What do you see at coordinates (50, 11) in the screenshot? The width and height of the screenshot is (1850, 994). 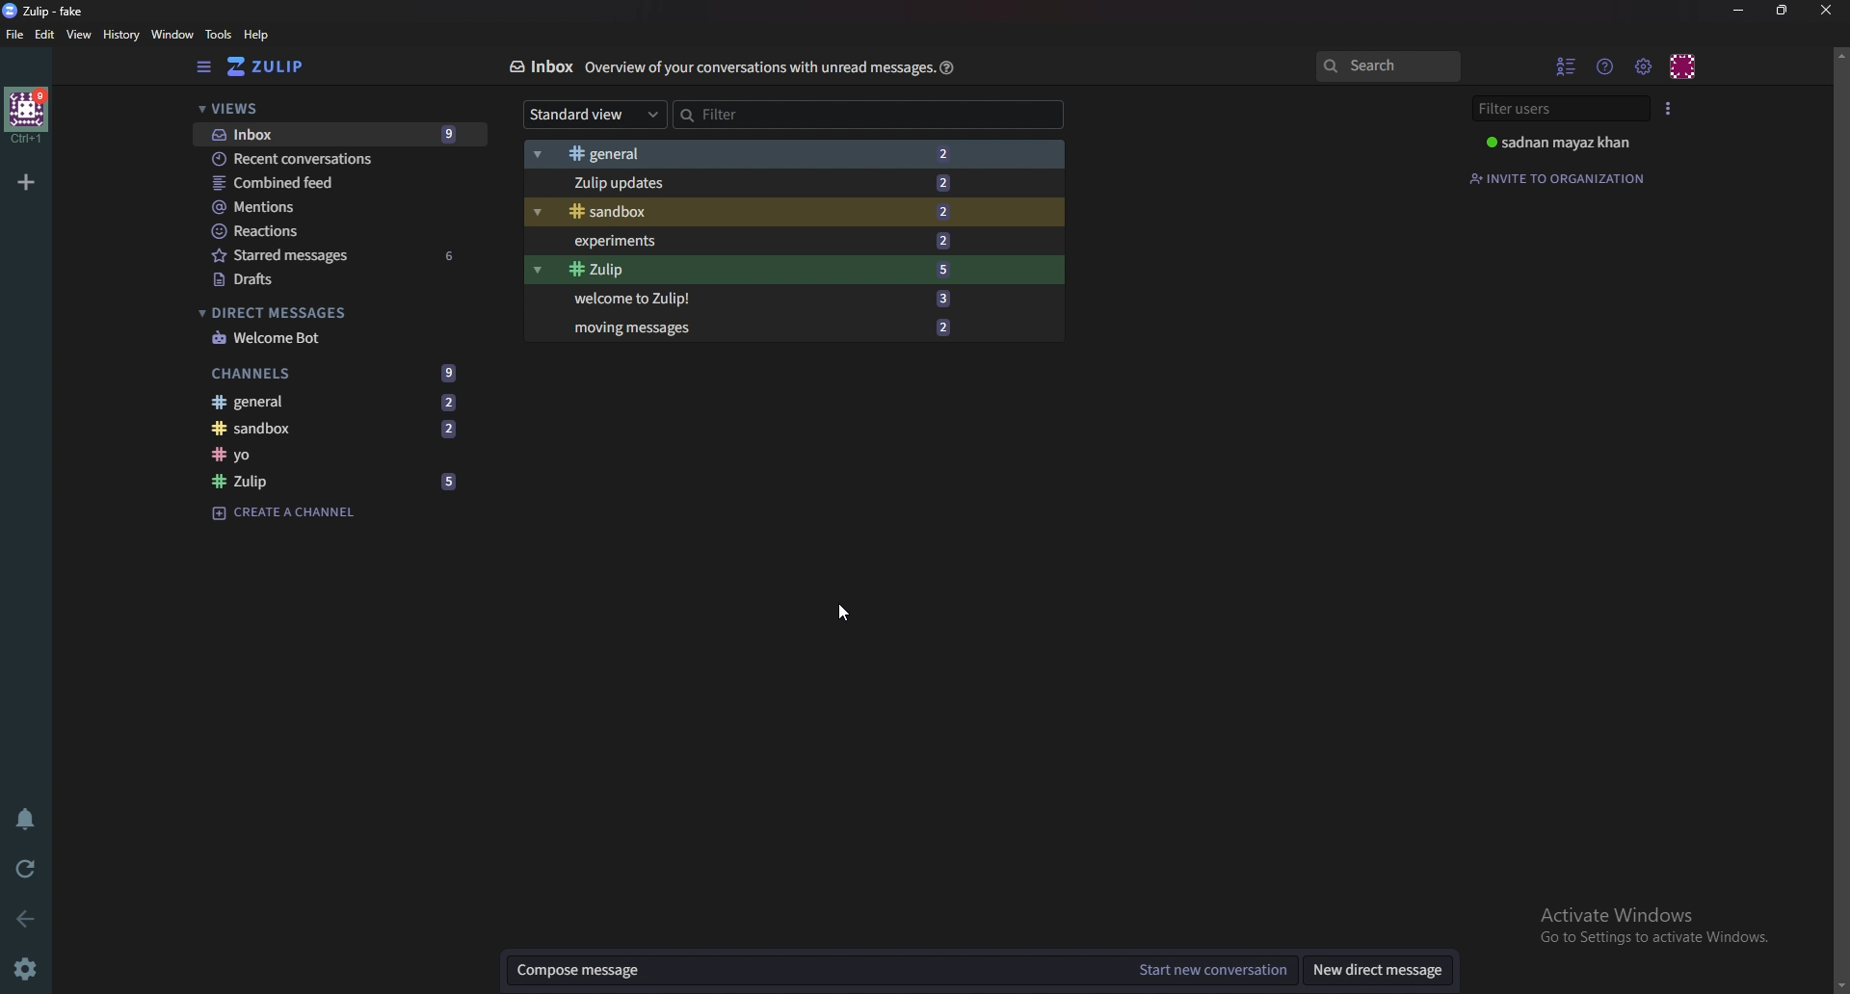 I see `zulip` at bounding box center [50, 11].